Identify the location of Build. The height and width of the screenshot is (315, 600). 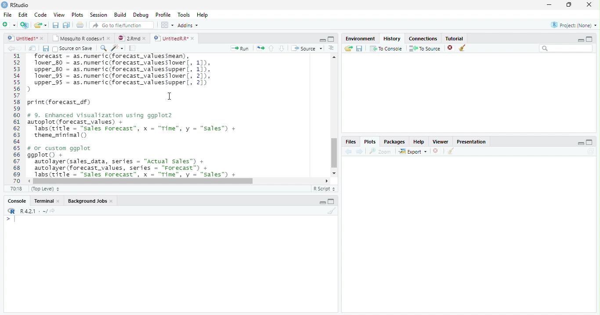
(120, 14).